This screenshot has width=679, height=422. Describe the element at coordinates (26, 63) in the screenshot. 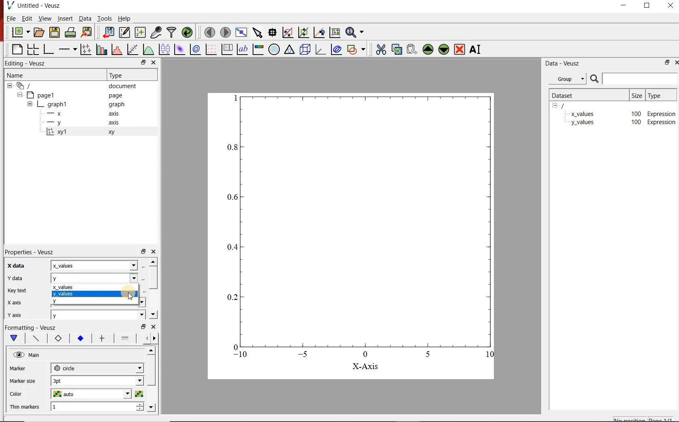

I see `Editing - Veusz` at that location.